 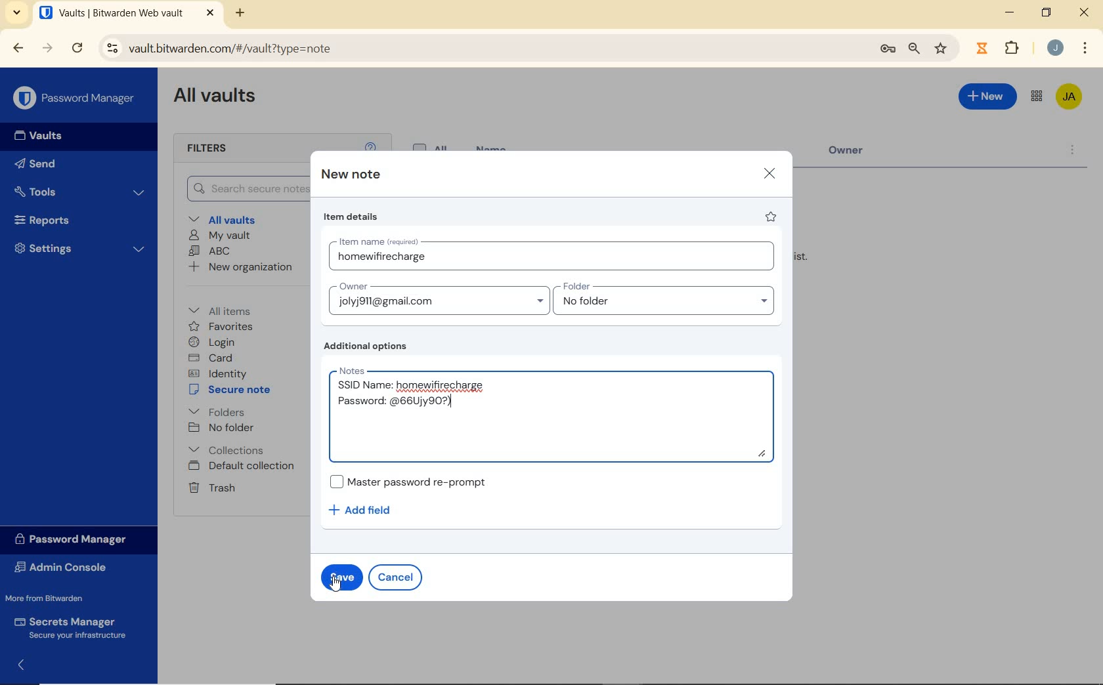 I want to click on close, so click(x=769, y=174).